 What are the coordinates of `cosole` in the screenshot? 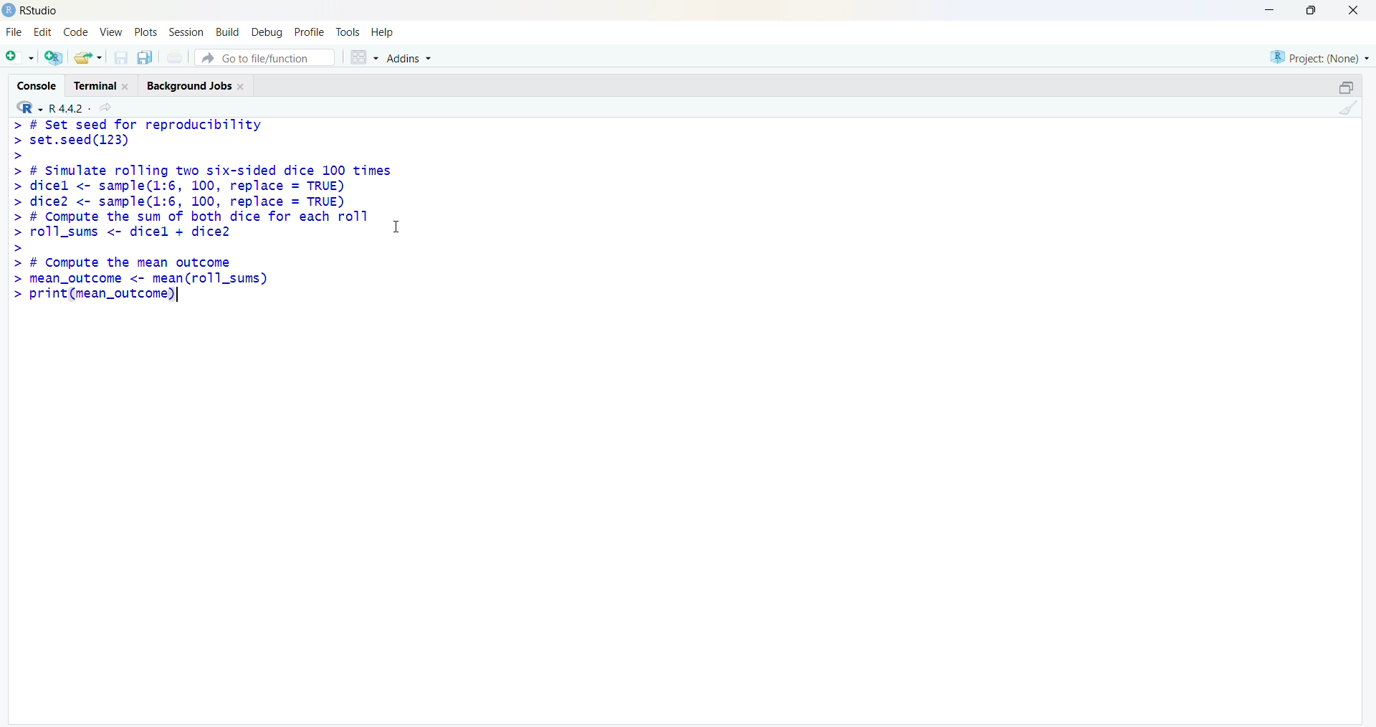 It's located at (37, 86).